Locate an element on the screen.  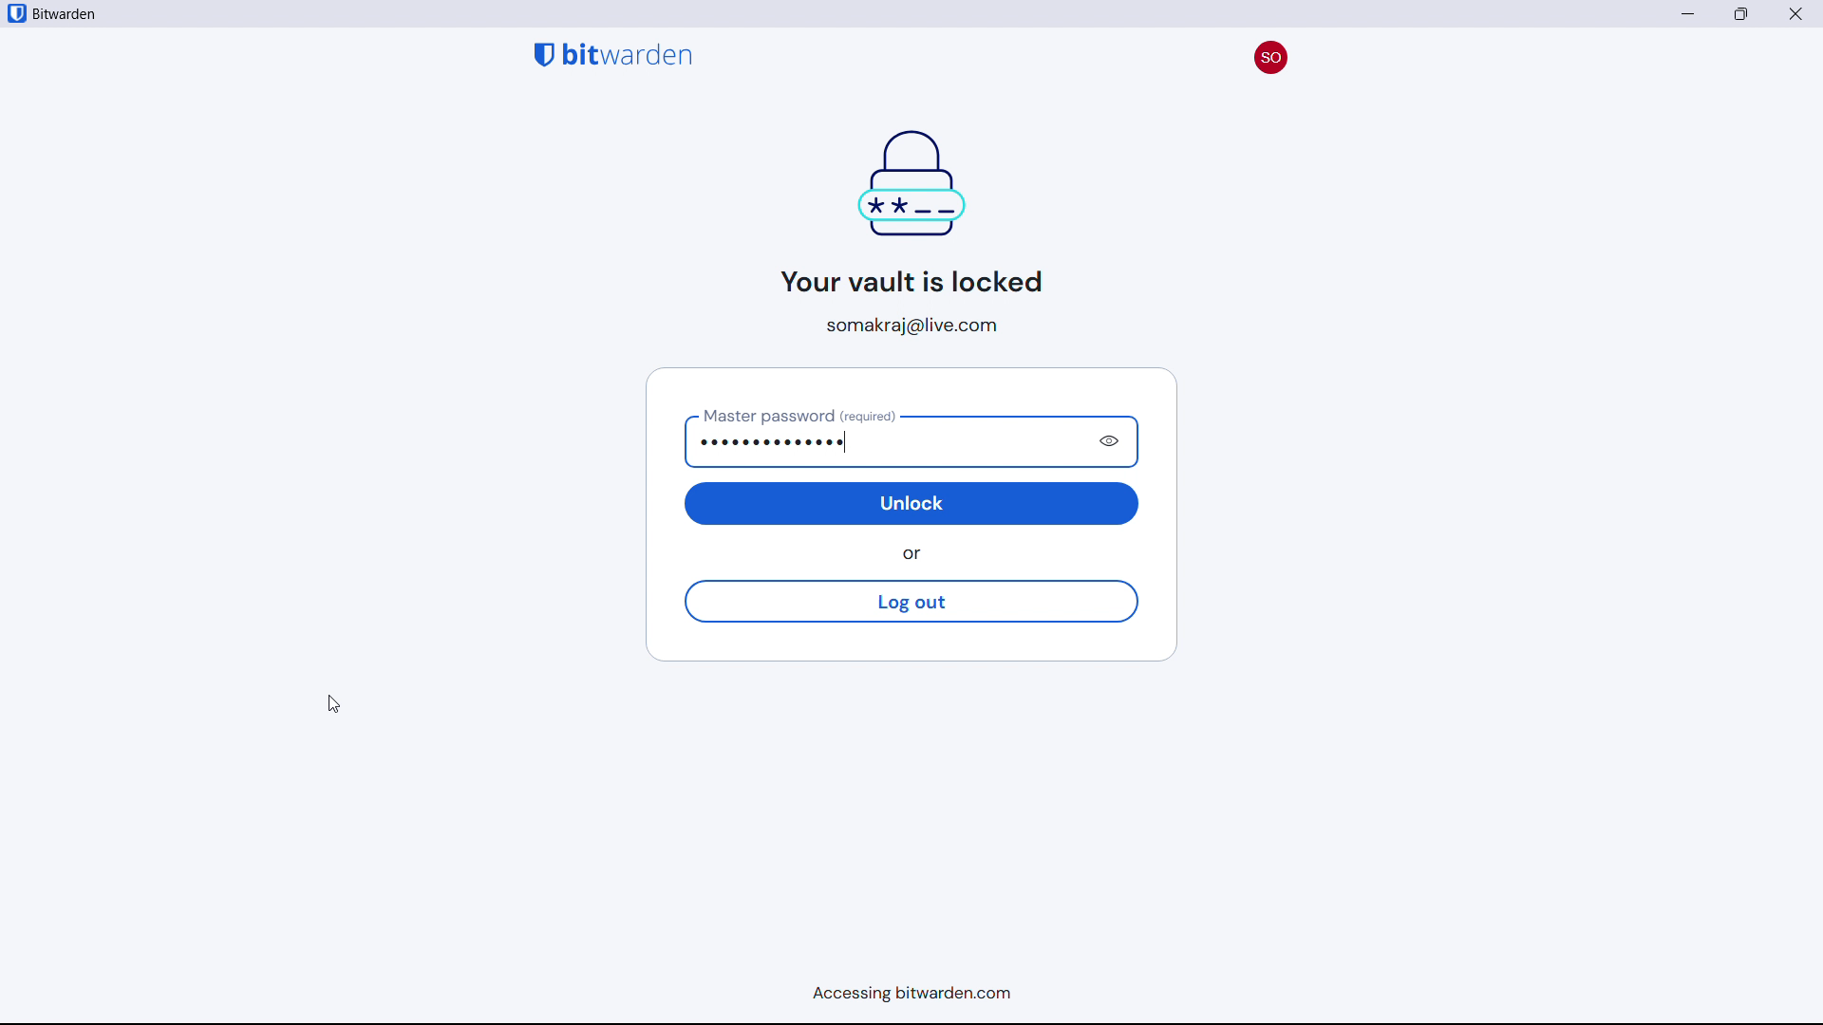
logged in account "SO" is located at coordinates (1269, 53).